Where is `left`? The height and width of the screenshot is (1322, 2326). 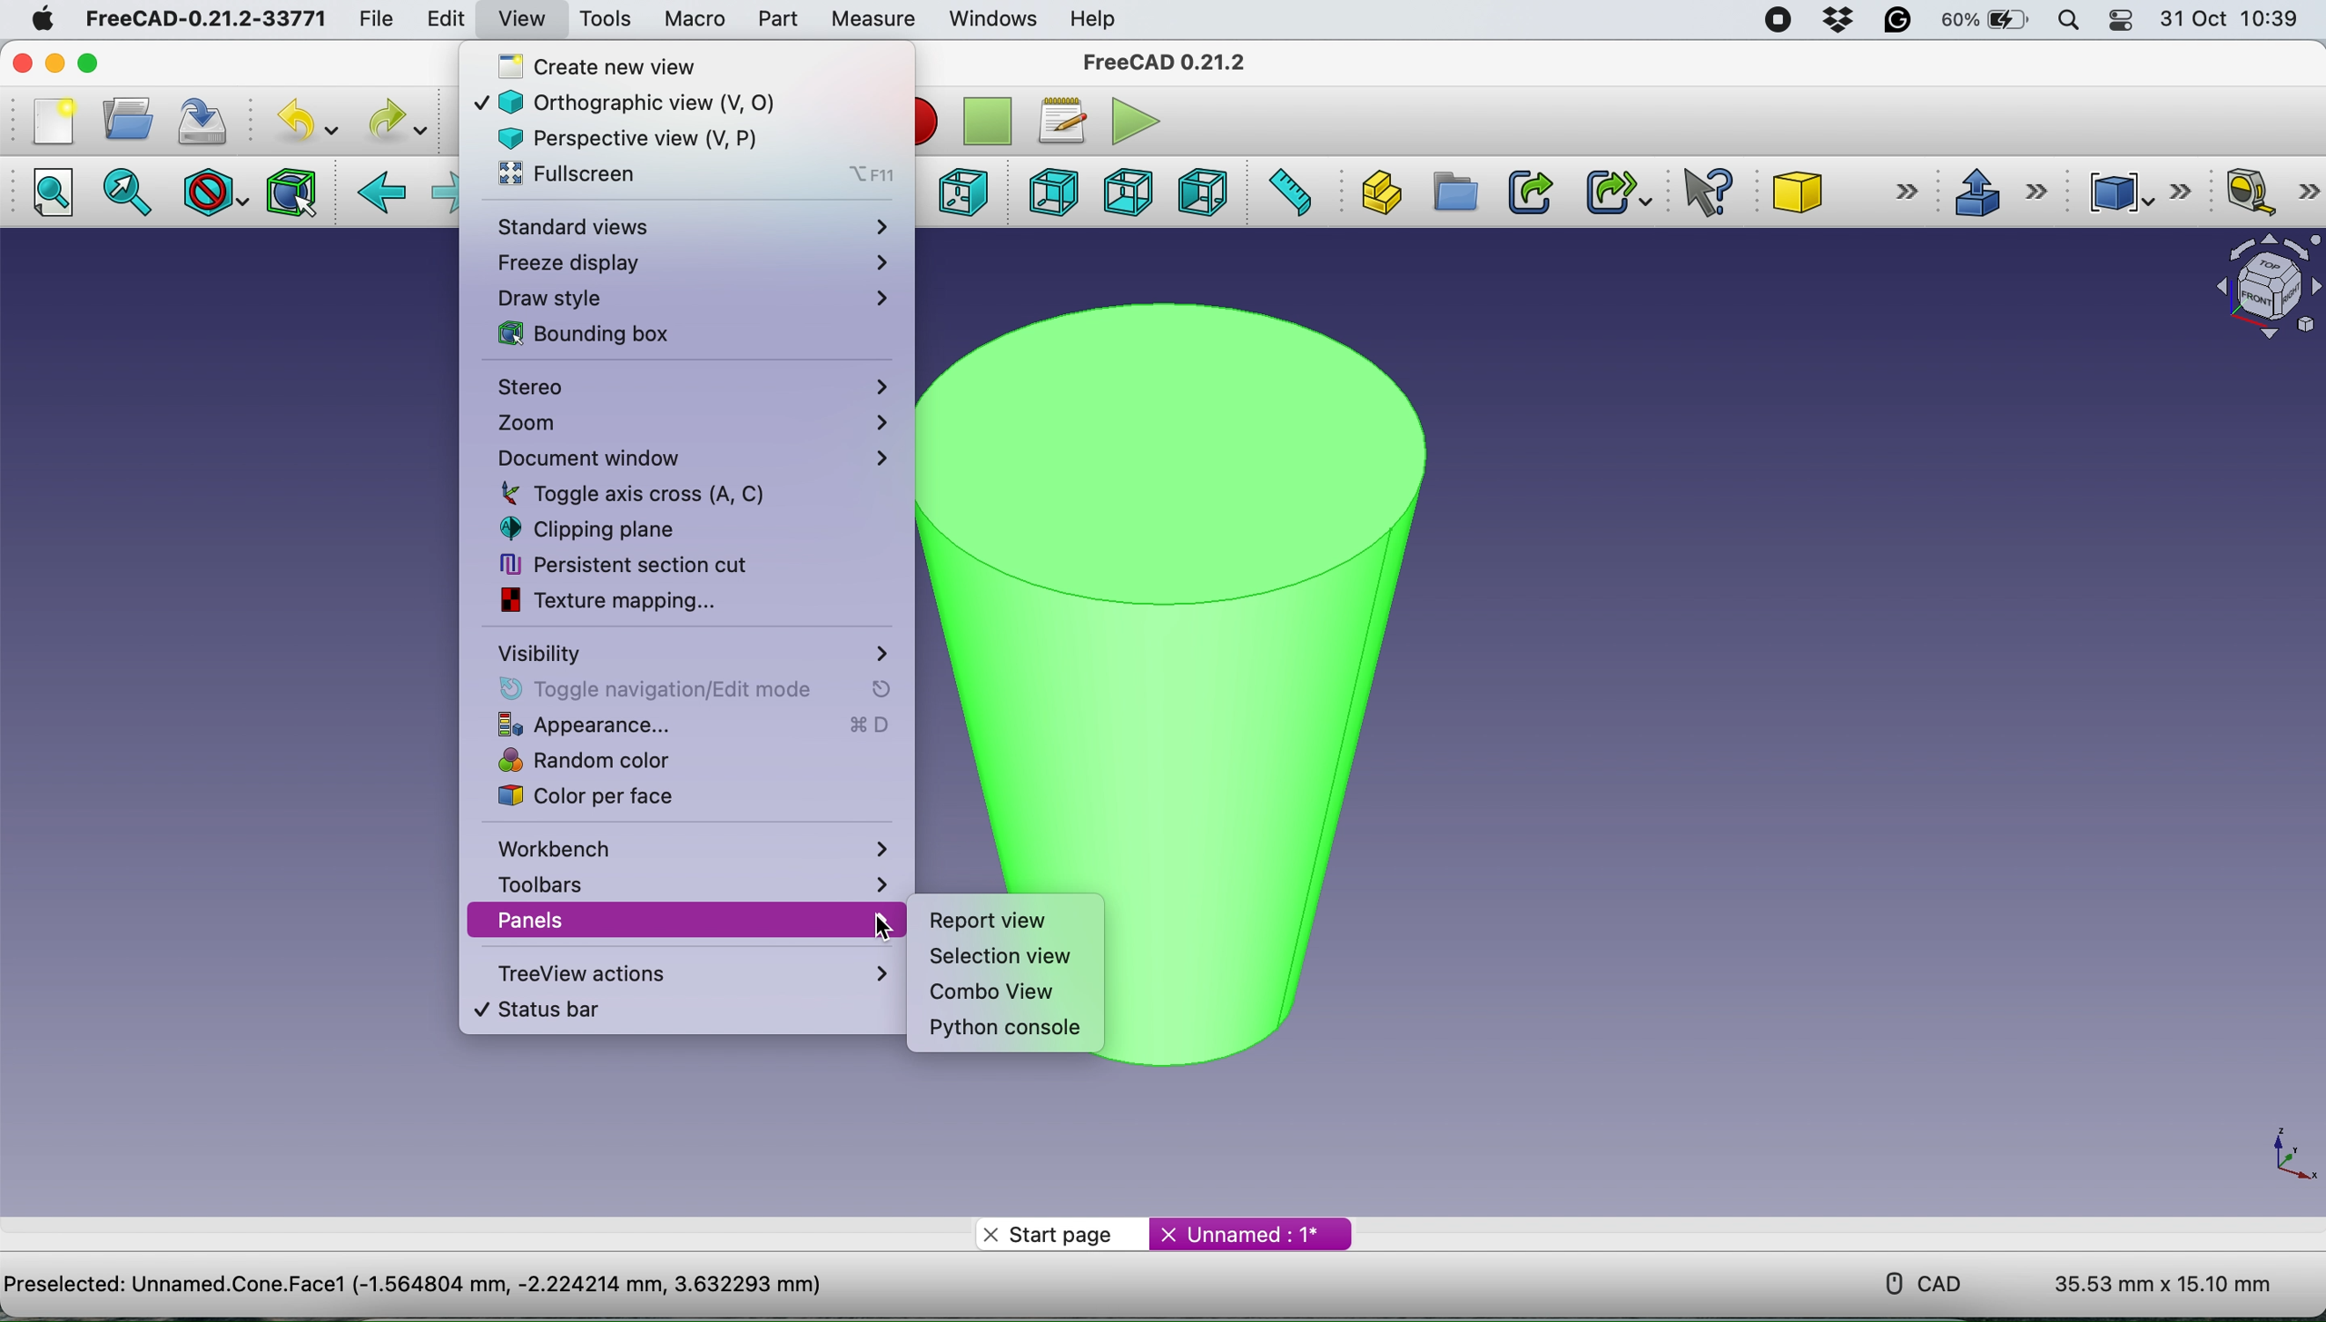
left is located at coordinates (1206, 192).